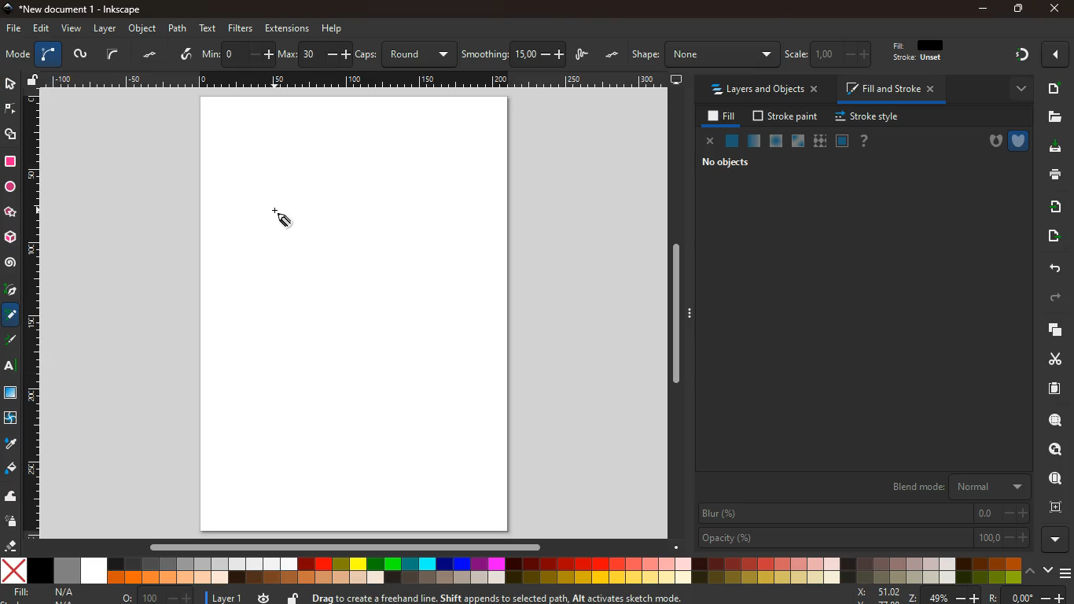  What do you see at coordinates (1056, 9) in the screenshot?
I see `close` at bounding box center [1056, 9].